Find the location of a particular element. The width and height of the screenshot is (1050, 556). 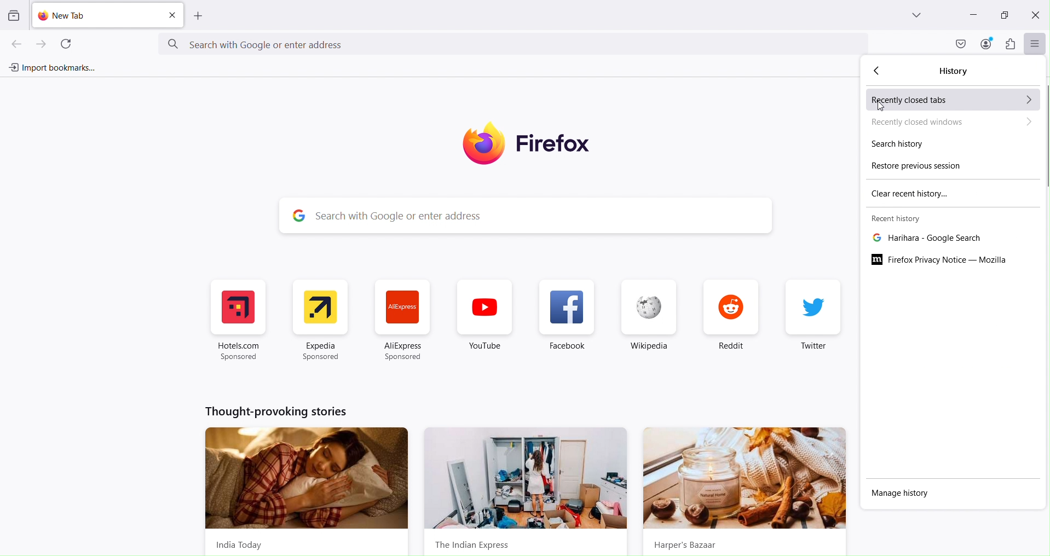

Refresh is located at coordinates (66, 43).